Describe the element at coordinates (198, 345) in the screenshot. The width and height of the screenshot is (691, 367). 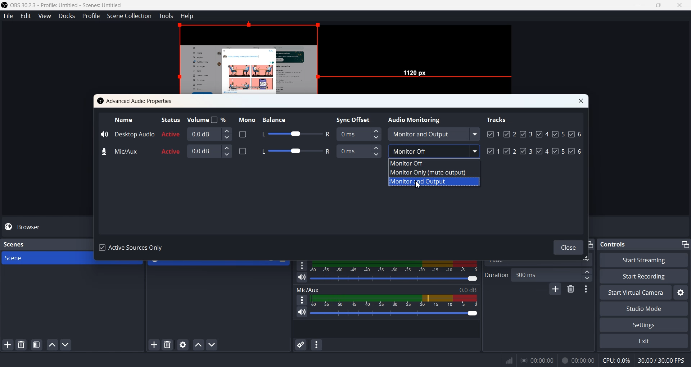
I see `Move sources up` at that location.